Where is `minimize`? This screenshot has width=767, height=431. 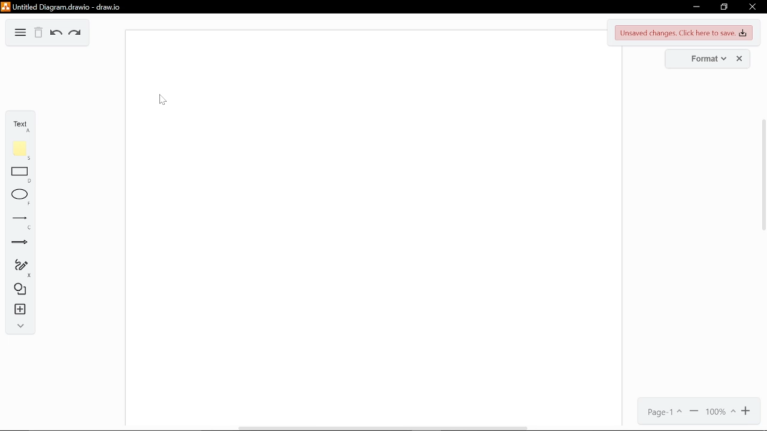
minimize is located at coordinates (696, 5).